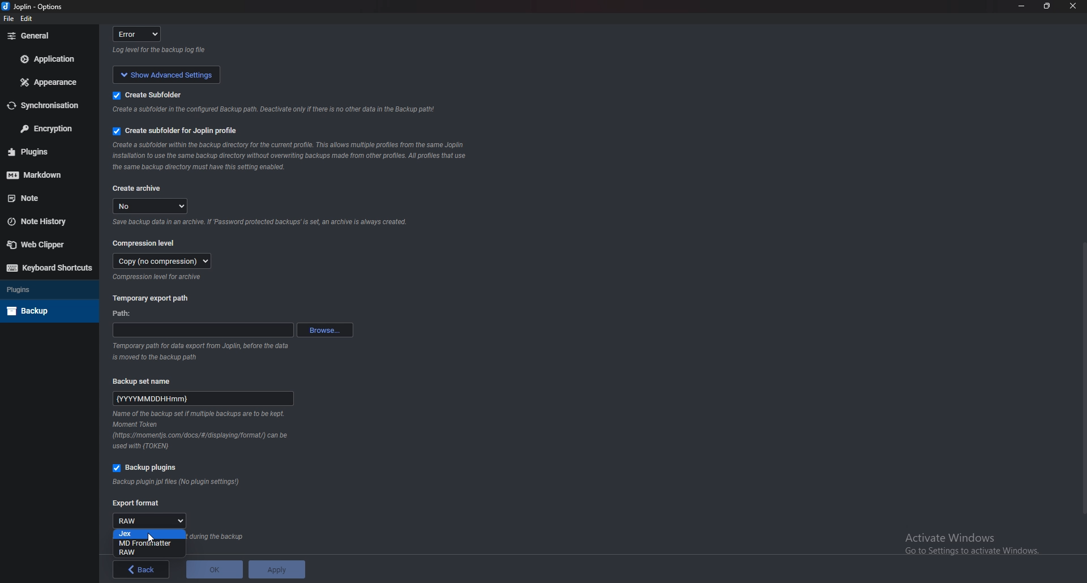 This screenshot has height=583, width=1087. Describe the element at coordinates (47, 128) in the screenshot. I see `Encryption` at that location.